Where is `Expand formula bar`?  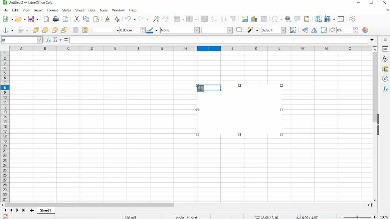 Expand formula bar is located at coordinates (373, 40).